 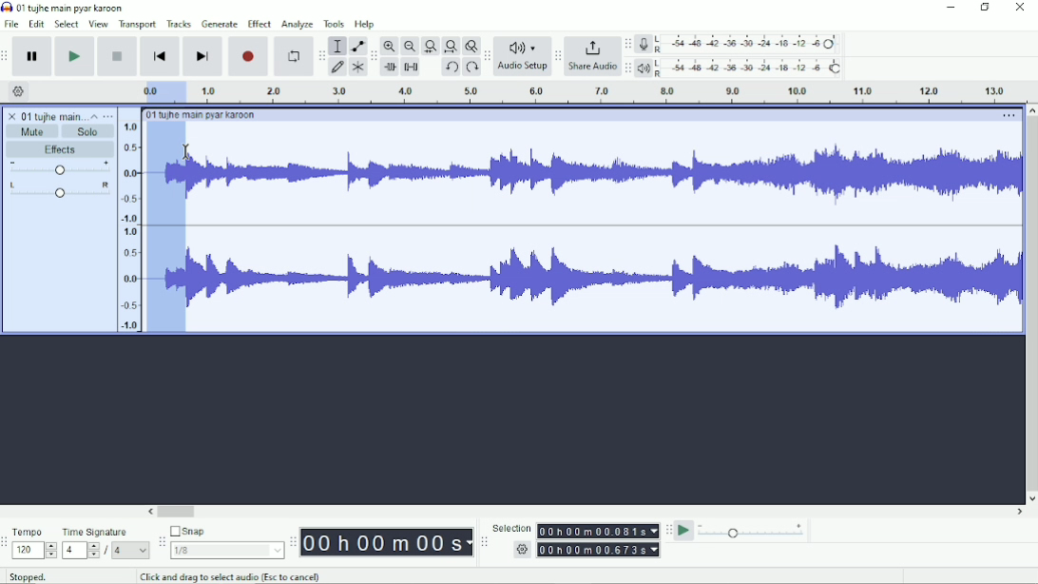 What do you see at coordinates (374, 57) in the screenshot?
I see `Audacity edit toolbar` at bounding box center [374, 57].